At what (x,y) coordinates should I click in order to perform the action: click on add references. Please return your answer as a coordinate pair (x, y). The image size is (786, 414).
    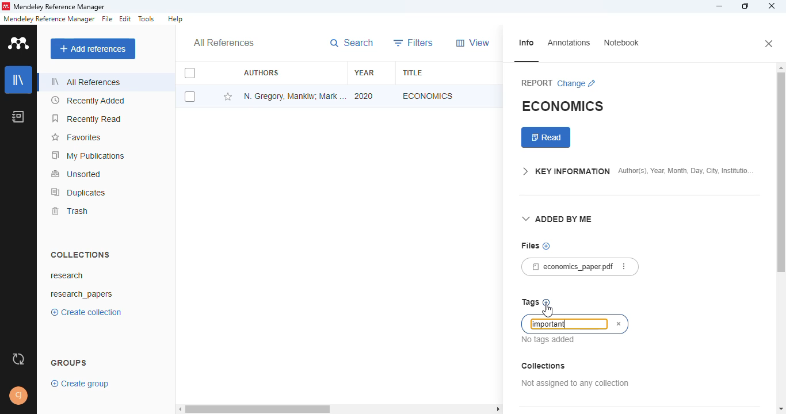
    Looking at the image, I should click on (93, 48).